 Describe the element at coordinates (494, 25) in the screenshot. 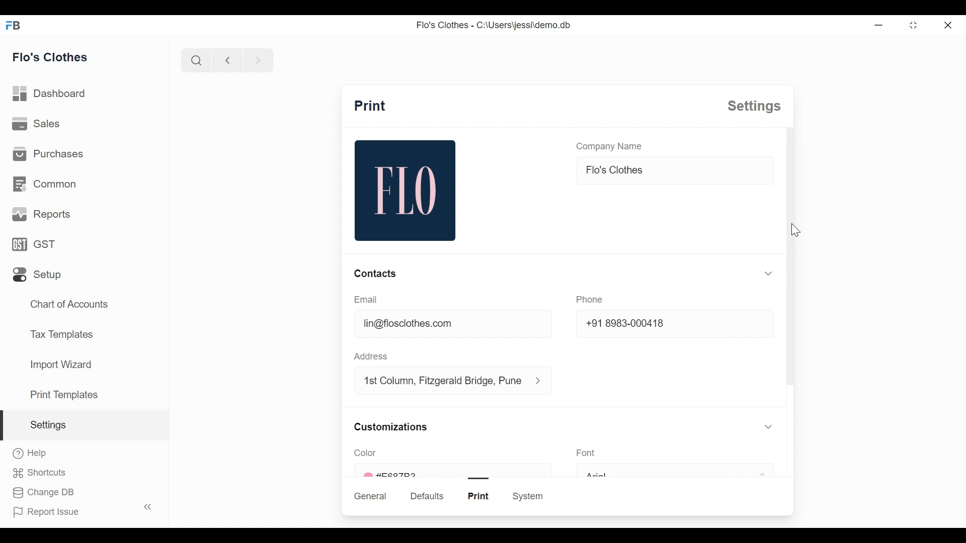

I see `Flo's Clothes - C:\Users\jessi\demo.db` at that location.